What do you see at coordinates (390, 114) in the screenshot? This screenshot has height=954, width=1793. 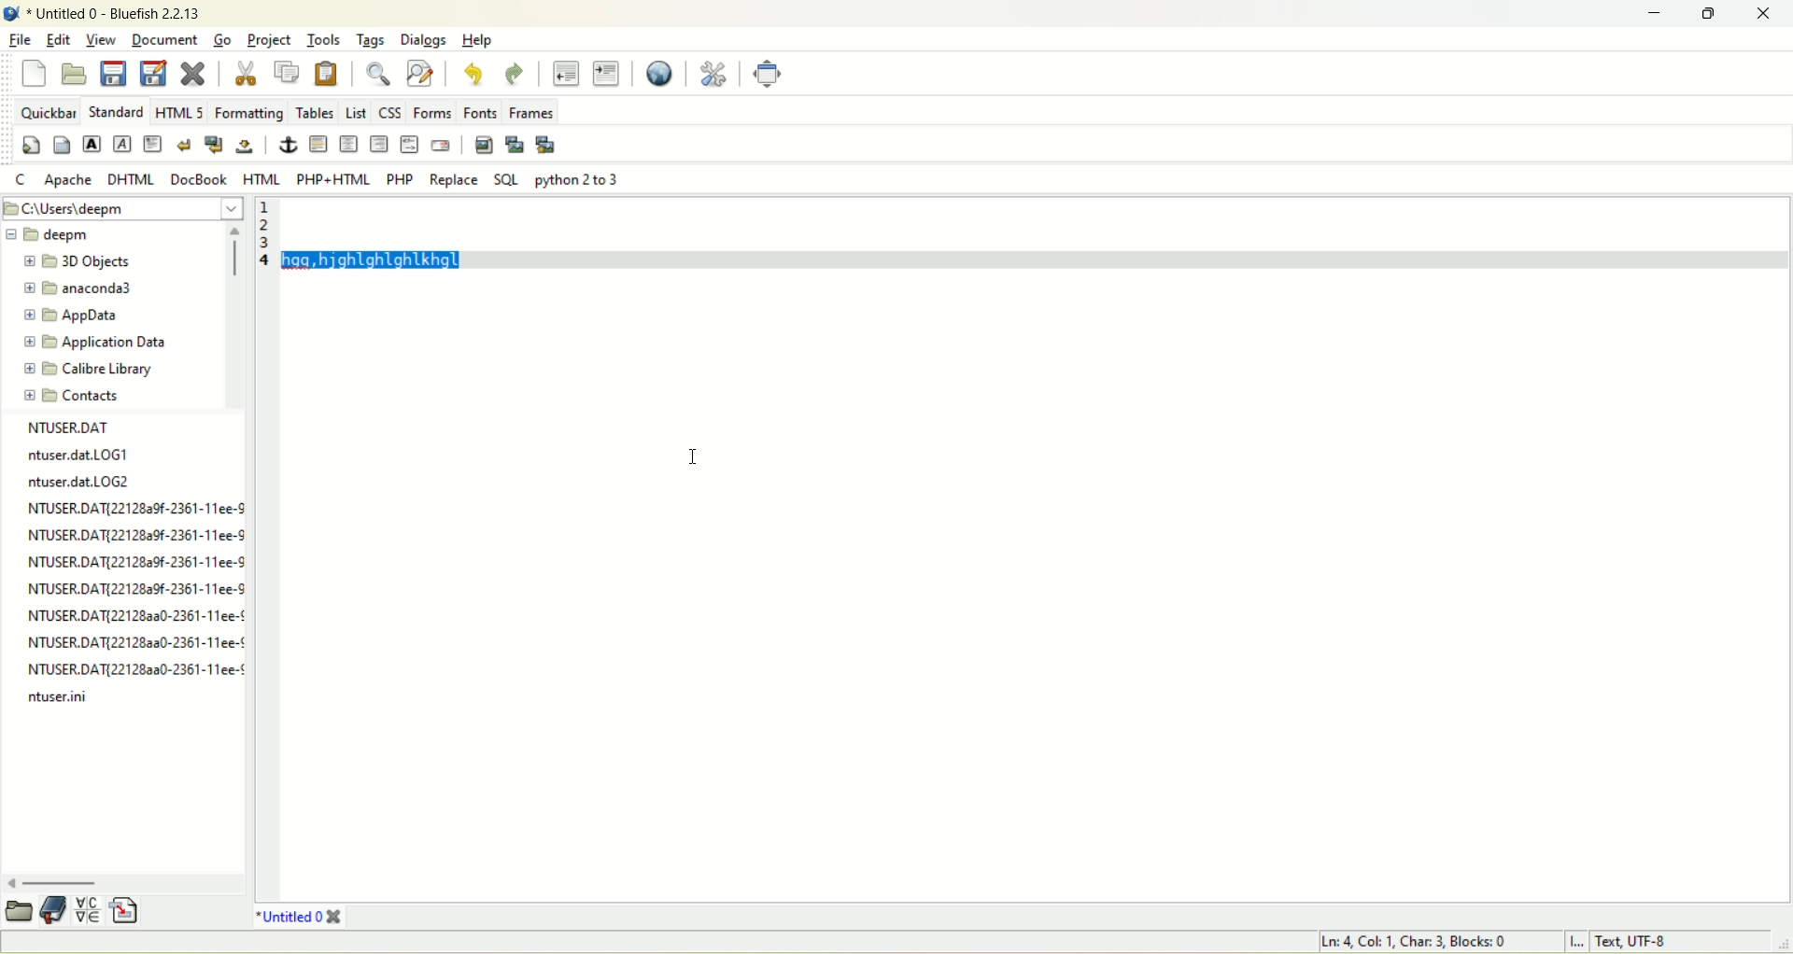 I see `css` at bounding box center [390, 114].